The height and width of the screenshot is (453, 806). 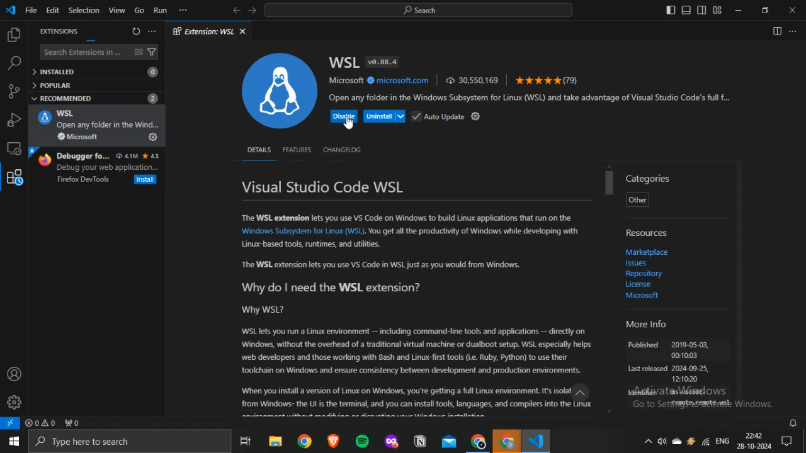 What do you see at coordinates (472, 79) in the screenshot?
I see `30,550,169` at bounding box center [472, 79].